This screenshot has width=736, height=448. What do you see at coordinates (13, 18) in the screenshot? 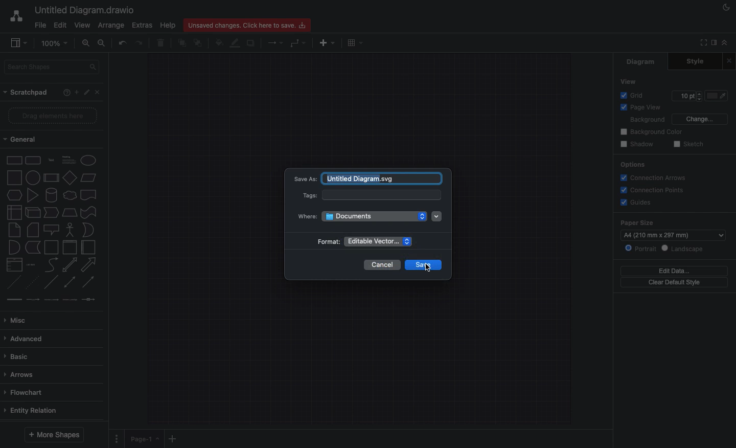
I see `Draw.io` at bounding box center [13, 18].